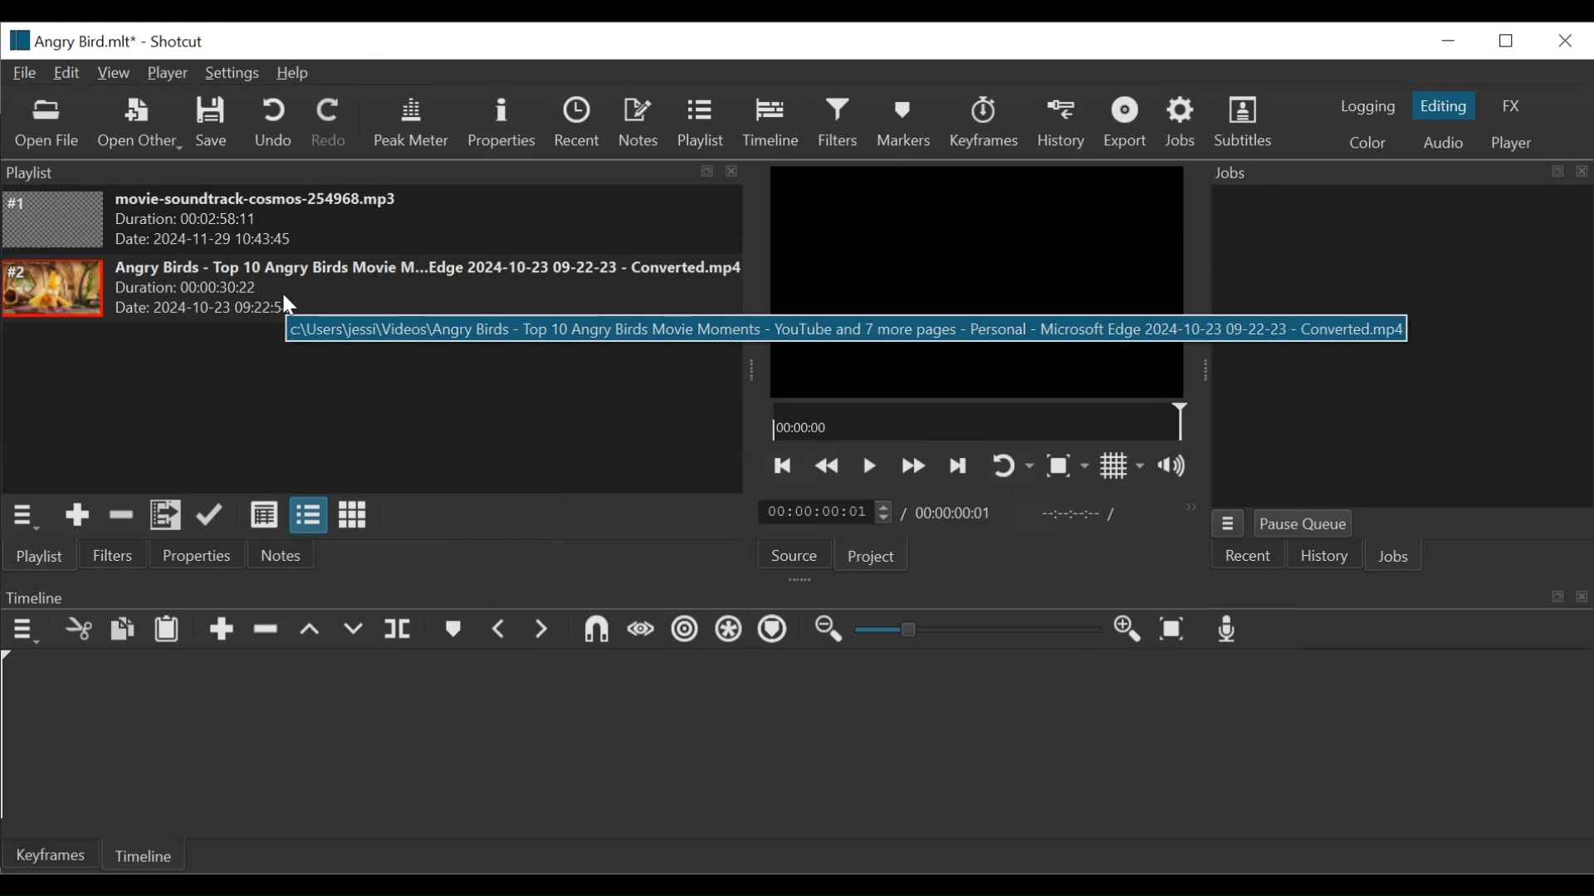  What do you see at coordinates (26, 72) in the screenshot?
I see `File` at bounding box center [26, 72].